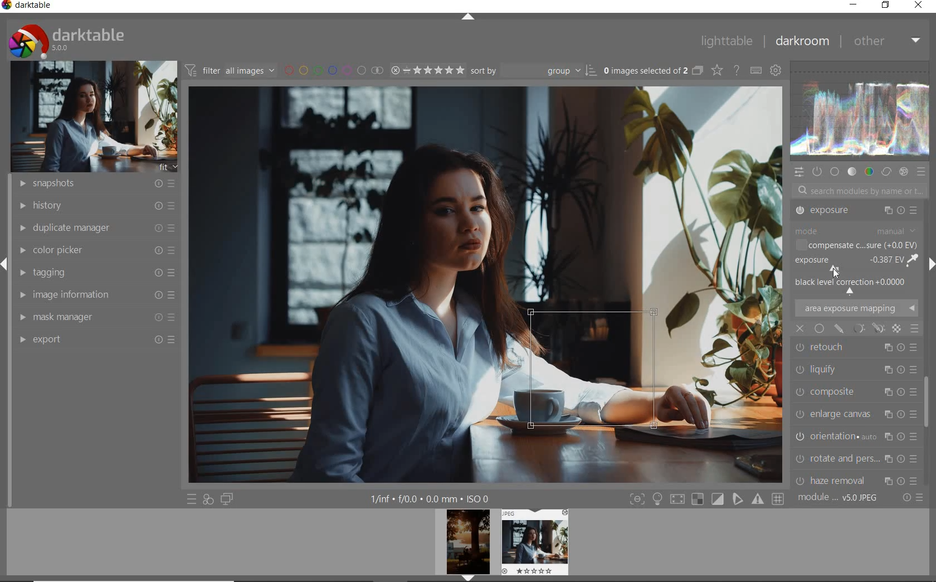 This screenshot has height=582, width=936. What do you see at coordinates (777, 70) in the screenshot?
I see `SHOW GLOBAL PREFERENCE` at bounding box center [777, 70].